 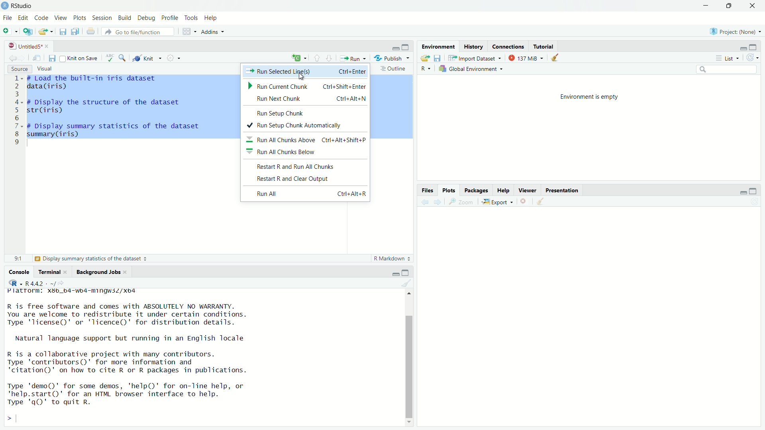 What do you see at coordinates (120, 107) in the screenshot?
I see `# Load the built-in iris datasetdata(iris)# Display the structure of the datasetstr(iris)# Display summary statistics of the datasetsummary (iris)` at bounding box center [120, 107].